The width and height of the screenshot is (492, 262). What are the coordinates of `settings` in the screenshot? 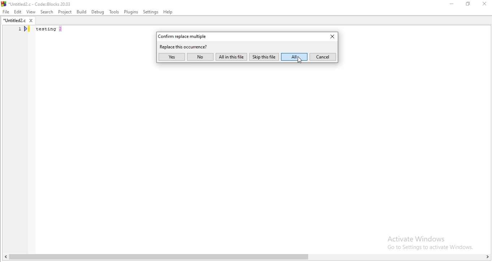 It's located at (151, 12).